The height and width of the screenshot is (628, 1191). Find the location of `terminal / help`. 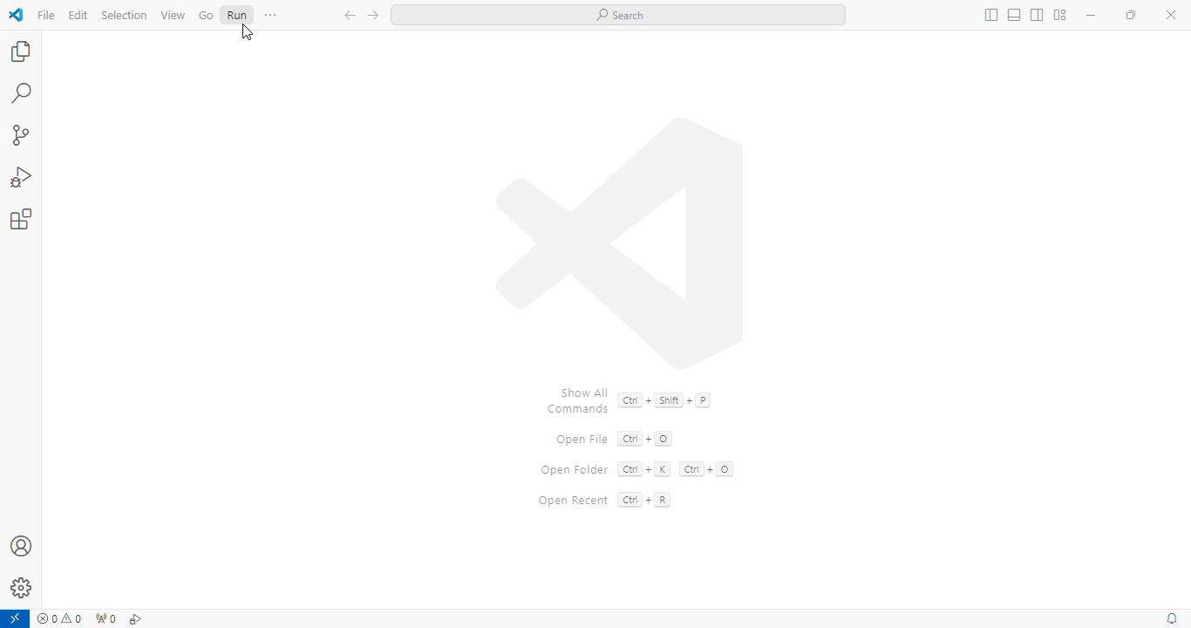

terminal / help is located at coordinates (271, 15).